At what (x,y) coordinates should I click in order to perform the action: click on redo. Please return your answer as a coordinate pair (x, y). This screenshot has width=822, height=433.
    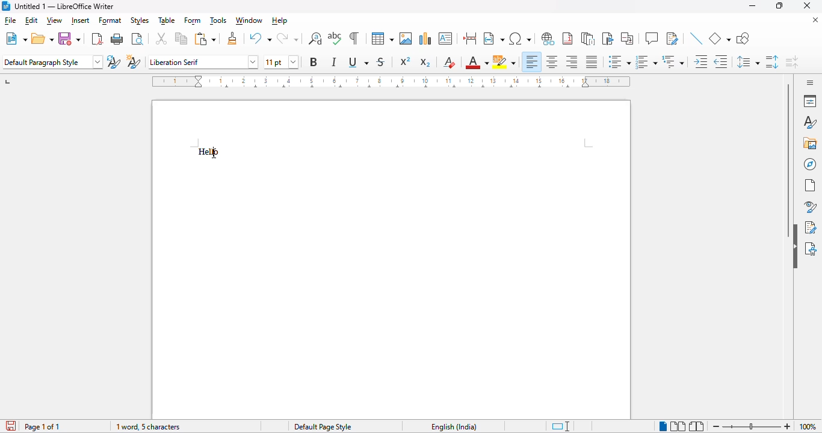
    Looking at the image, I should click on (289, 38).